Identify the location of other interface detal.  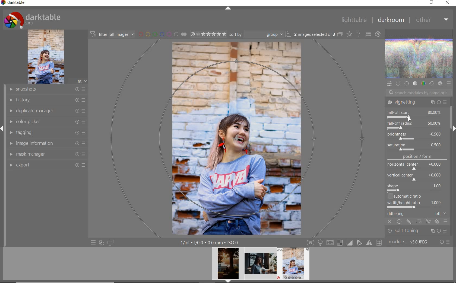
(210, 243).